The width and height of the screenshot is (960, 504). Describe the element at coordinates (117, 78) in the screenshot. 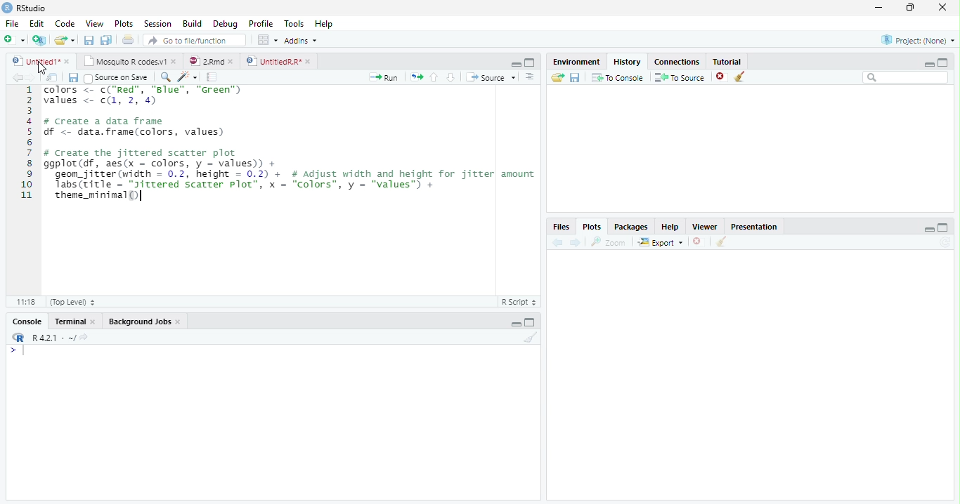

I see `Source on Save` at that location.